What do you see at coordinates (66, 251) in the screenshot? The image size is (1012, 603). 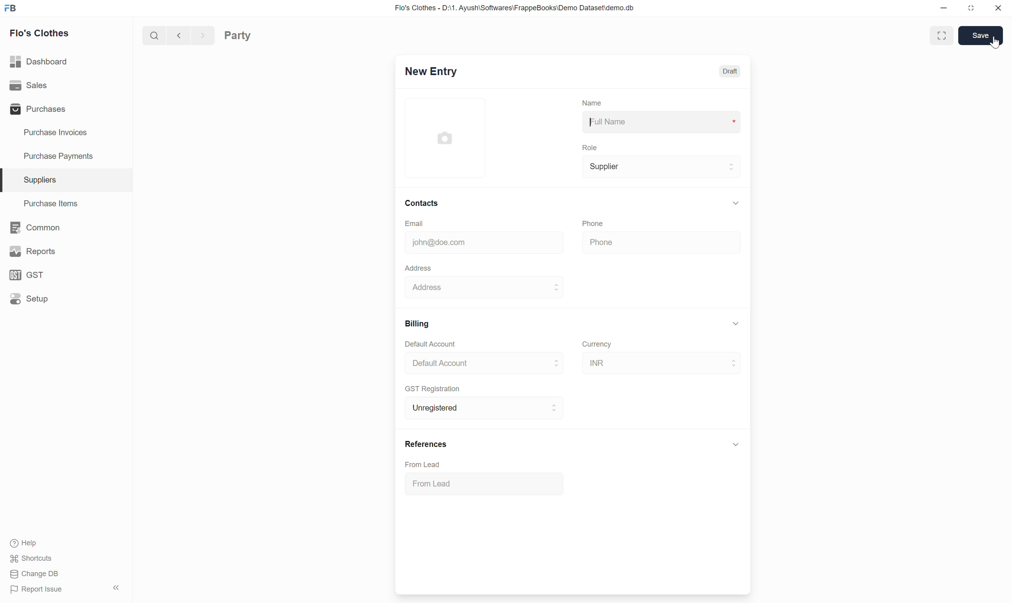 I see `Reports` at bounding box center [66, 251].